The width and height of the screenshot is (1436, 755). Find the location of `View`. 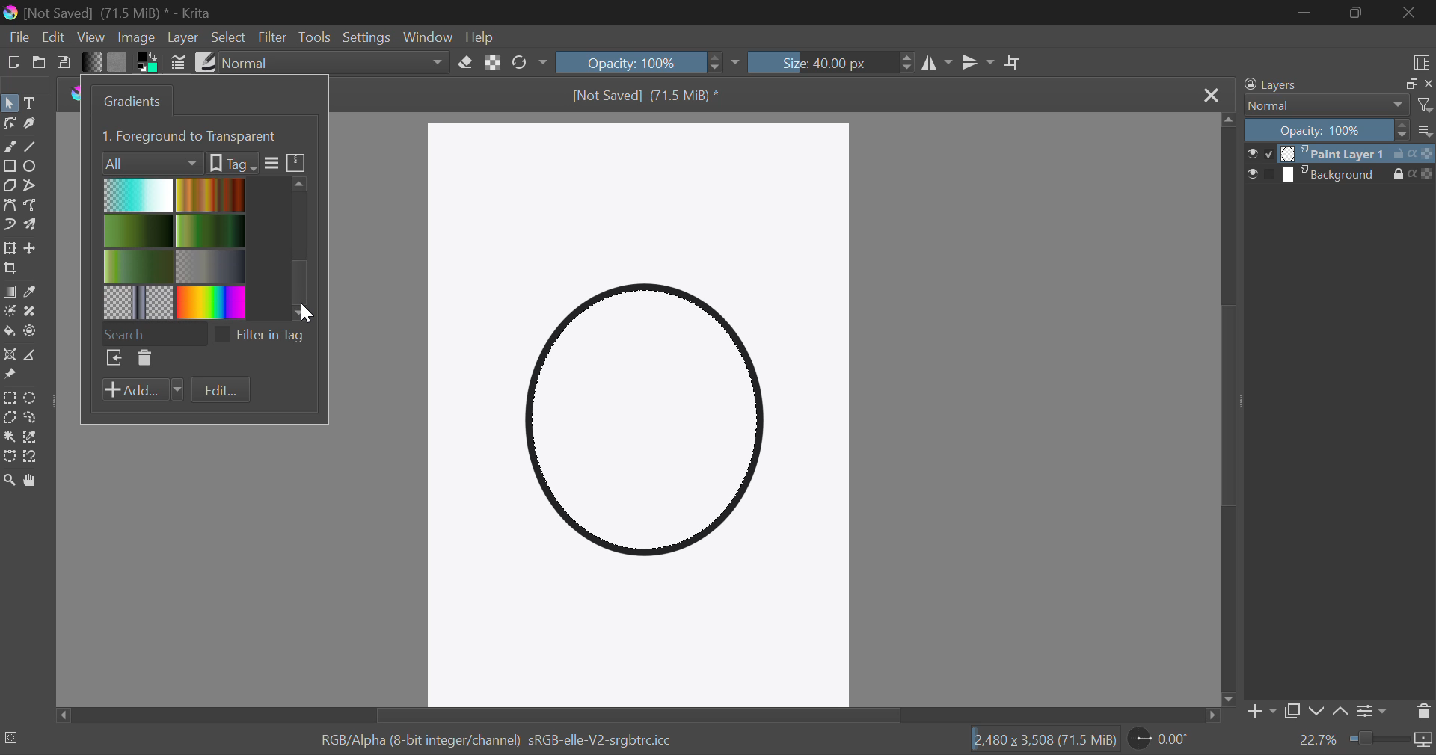

View is located at coordinates (90, 38).